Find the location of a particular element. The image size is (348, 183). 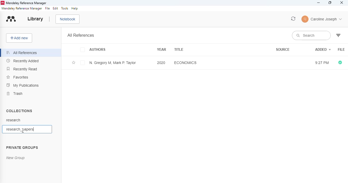

recently read is located at coordinates (22, 69).